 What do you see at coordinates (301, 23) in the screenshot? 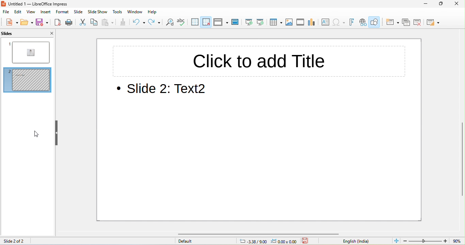
I see `video` at bounding box center [301, 23].